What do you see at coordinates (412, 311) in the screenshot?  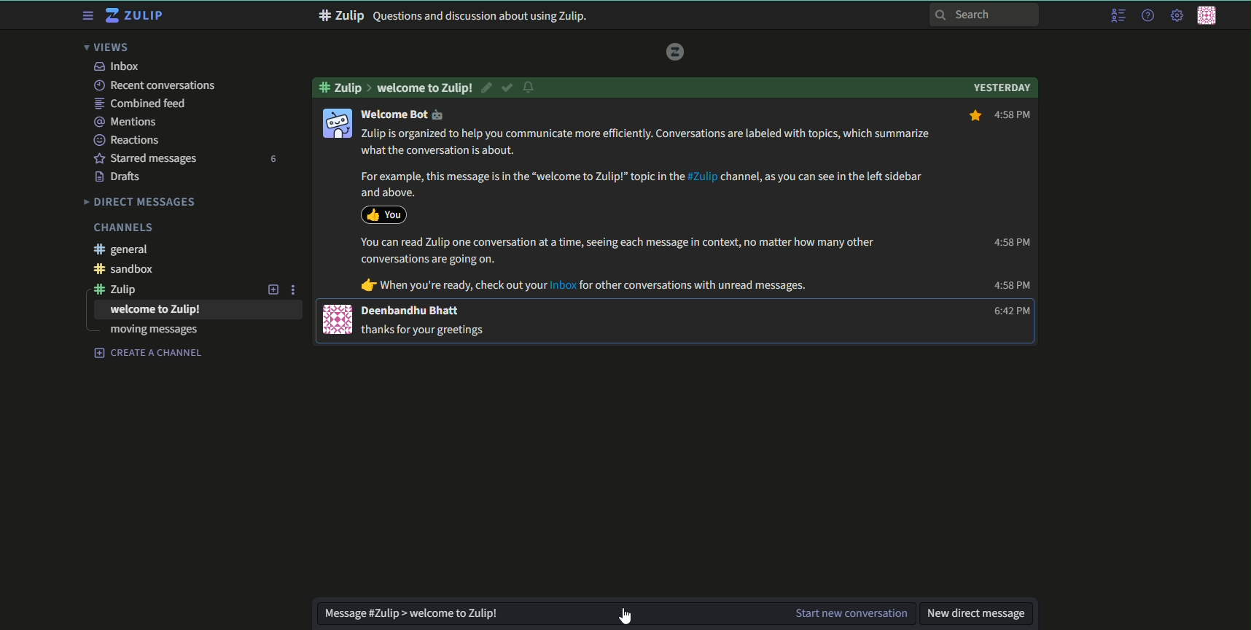 I see `Deenbandhu Bhatt` at bounding box center [412, 311].